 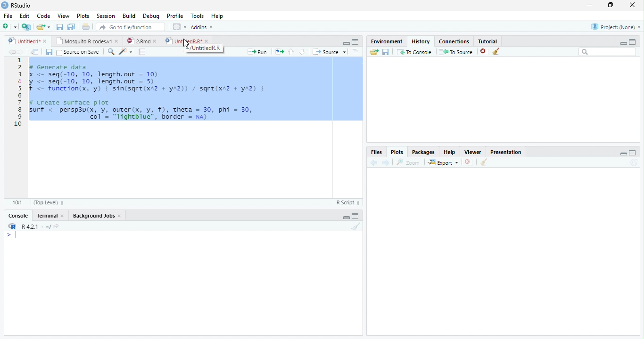 What do you see at coordinates (346, 217) in the screenshot?
I see `Minimize` at bounding box center [346, 217].